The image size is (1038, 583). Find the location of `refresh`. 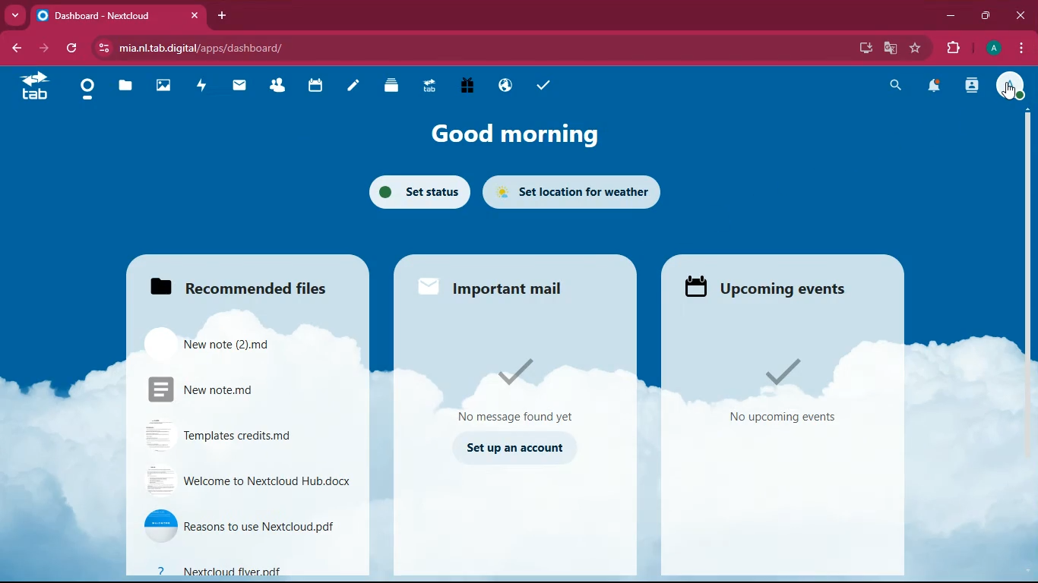

refresh is located at coordinates (69, 49).